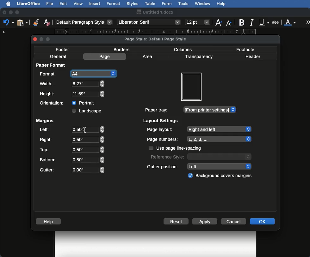 The width and height of the screenshot is (310, 257). Describe the element at coordinates (95, 3) in the screenshot. I see `Insert` at that location.